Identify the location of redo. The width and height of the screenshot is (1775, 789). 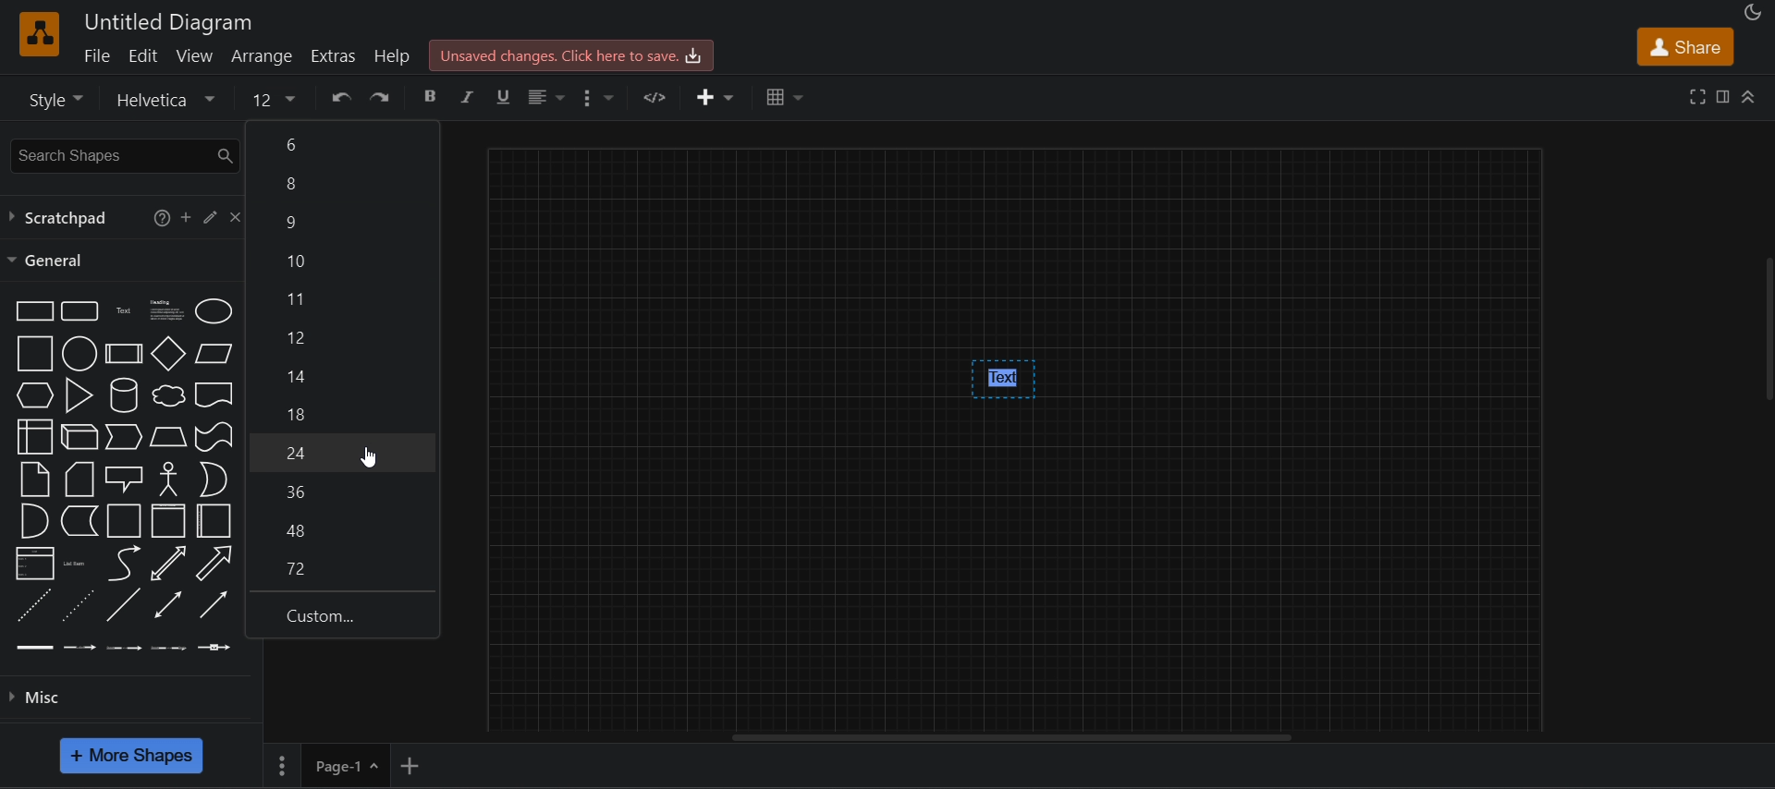
(380, 96).